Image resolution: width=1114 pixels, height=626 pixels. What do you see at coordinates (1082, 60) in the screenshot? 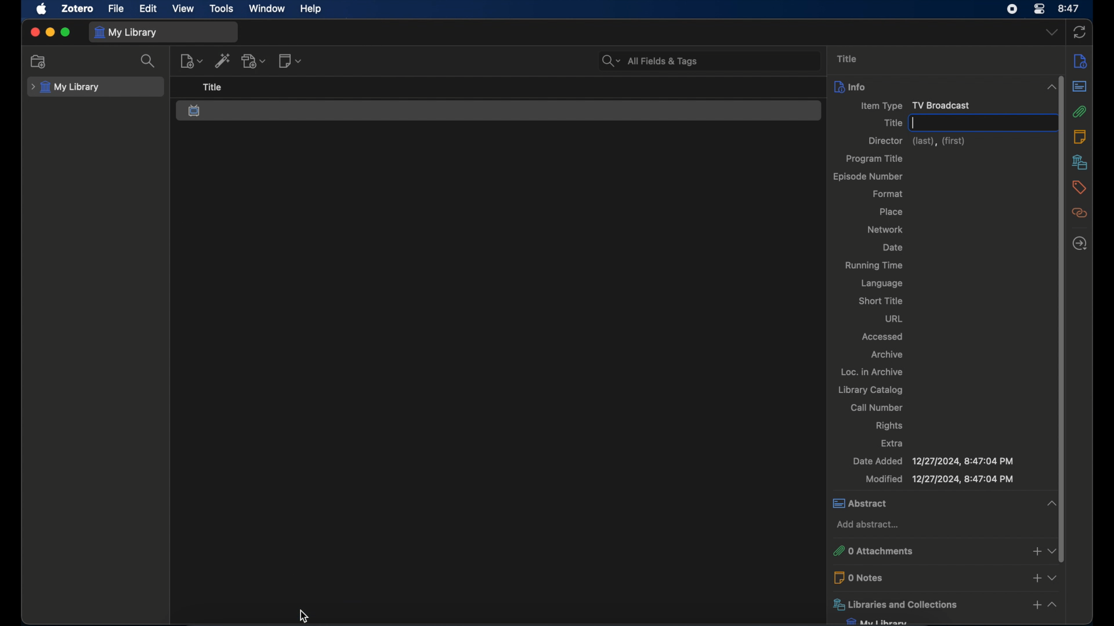
I see `info` at bounding box center [1082, 60].